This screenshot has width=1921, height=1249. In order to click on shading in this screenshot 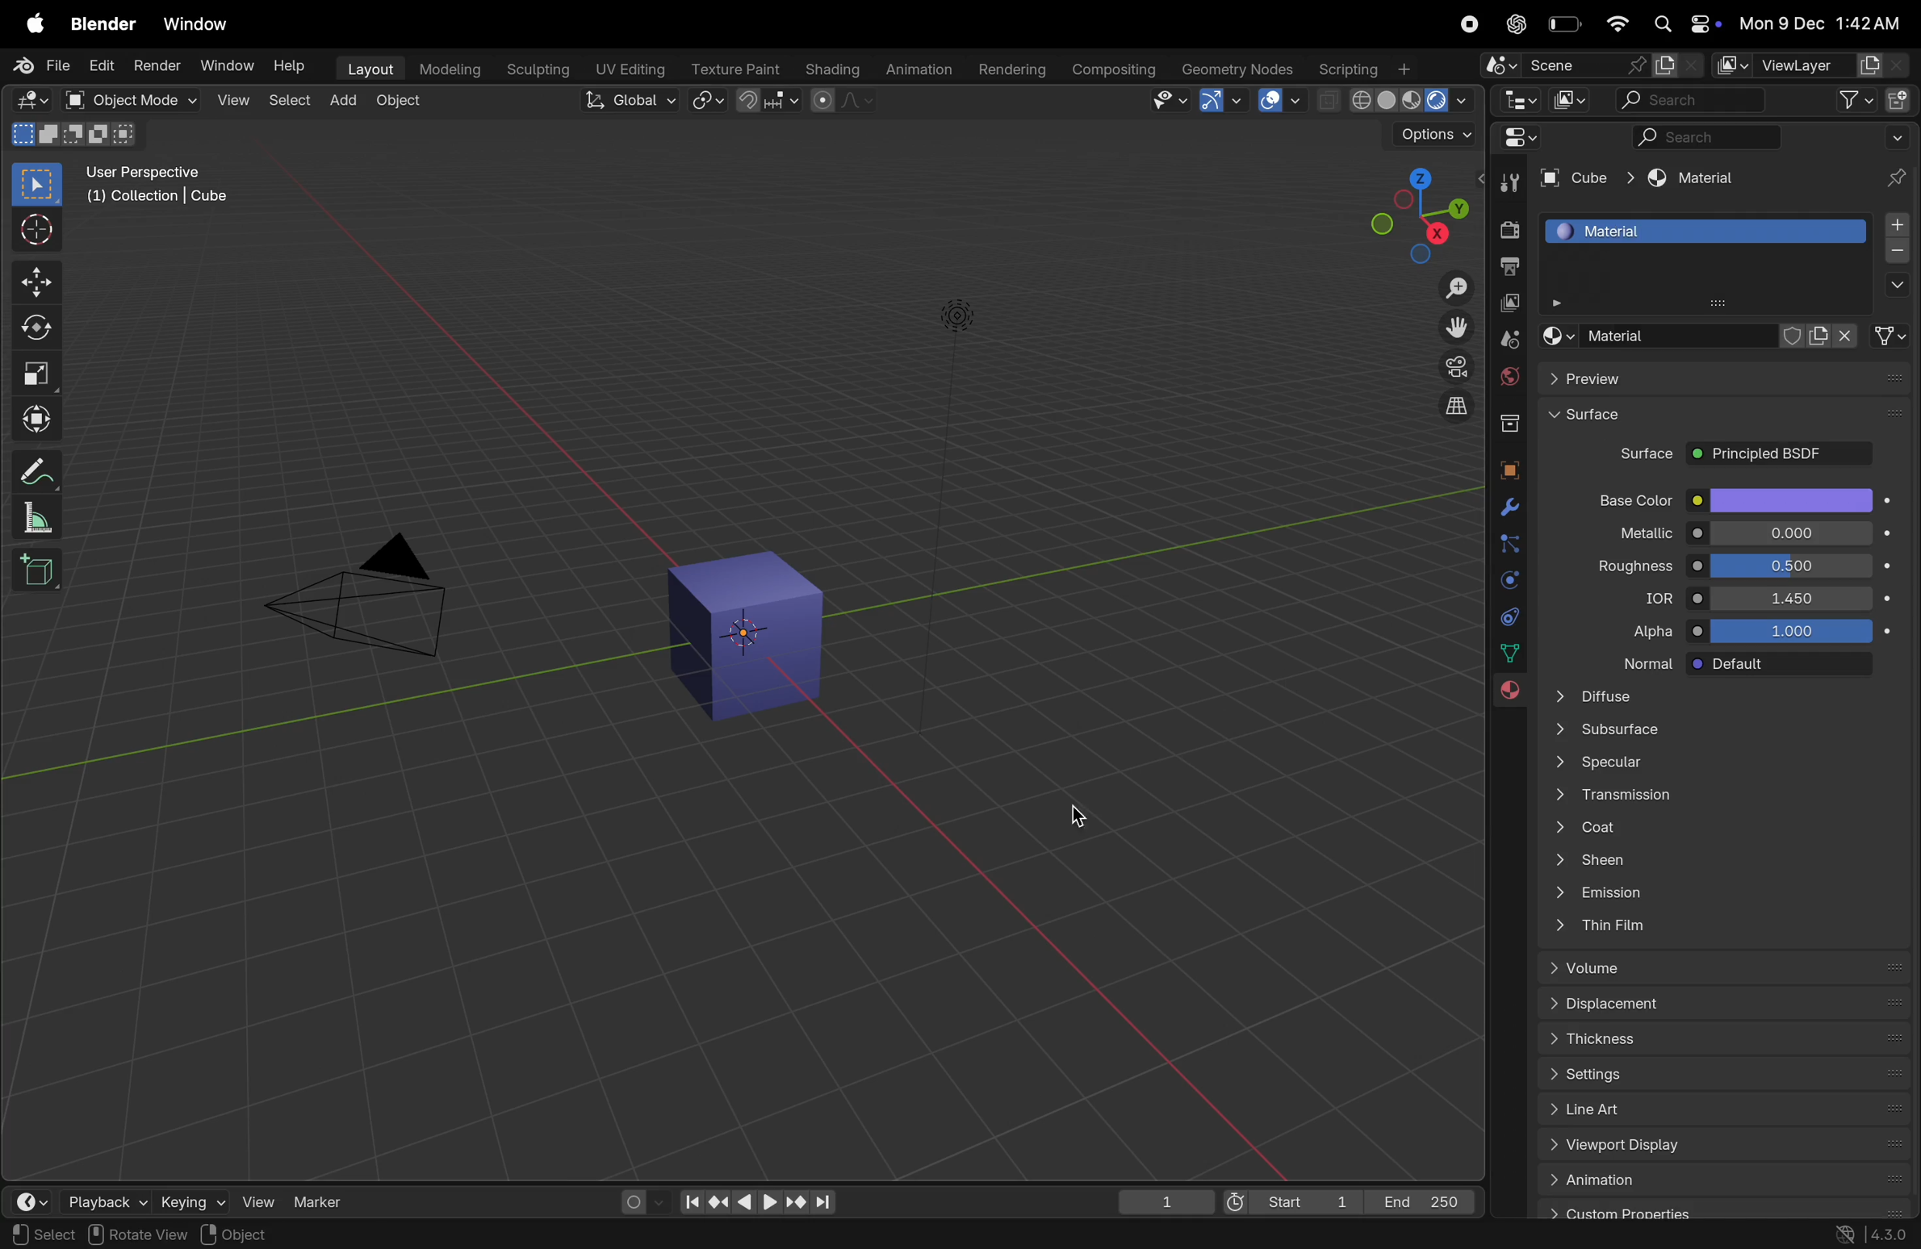, I will do `click(831, 70)`.